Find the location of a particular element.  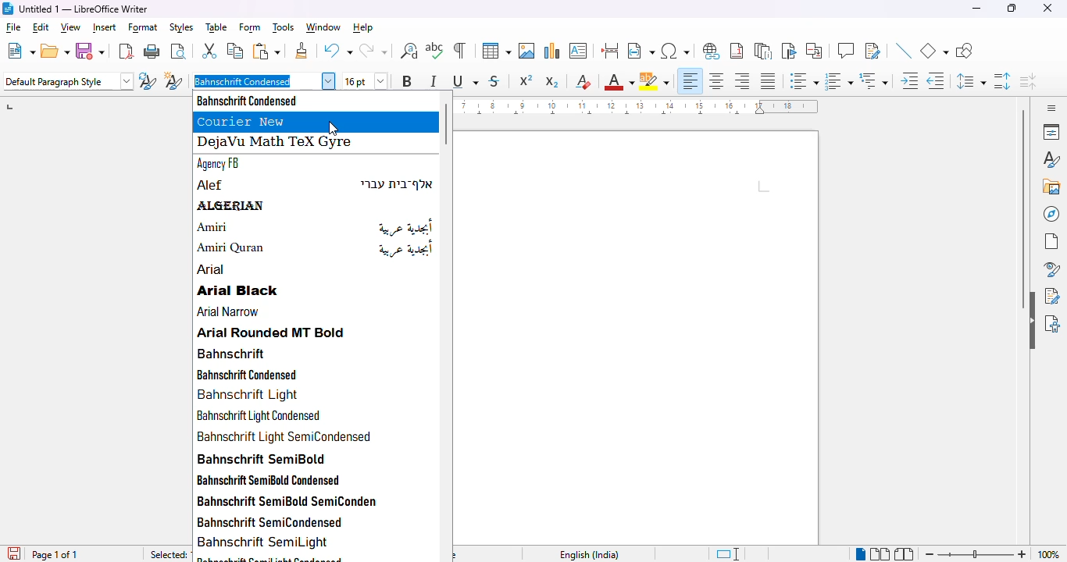

show draw functions is located at coordinates (963, 51).